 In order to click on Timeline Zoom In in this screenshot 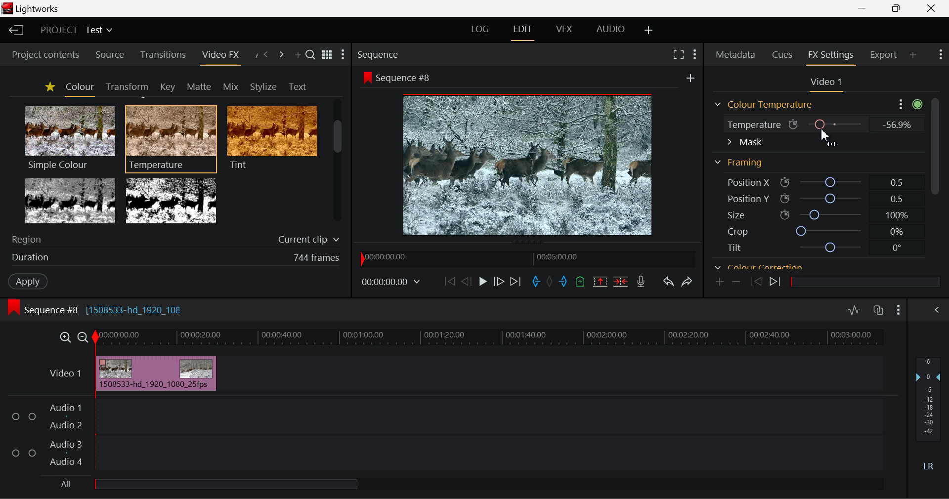, I will do `click(66, 336)`.